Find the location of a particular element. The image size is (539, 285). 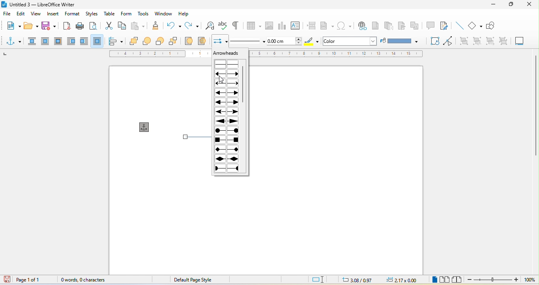

chart is located at coordinates (282, 25).